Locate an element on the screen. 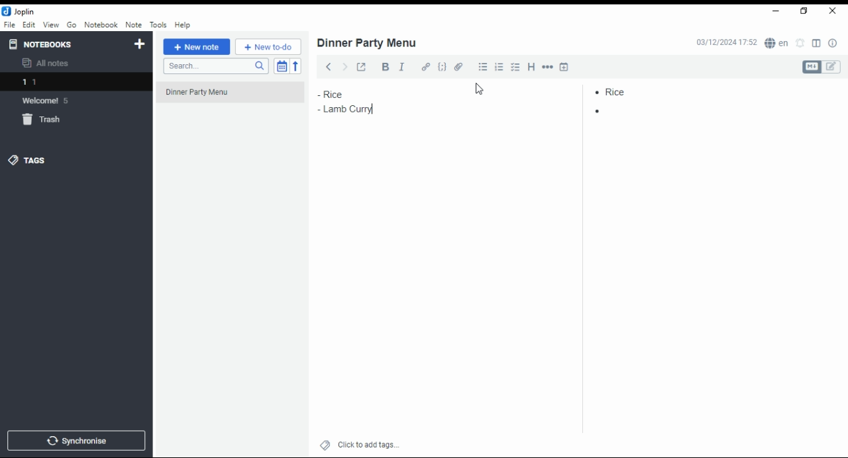 Image resolution: width=848 pixels, height=458 pixels. maximize is located at coordinates (804, 12).